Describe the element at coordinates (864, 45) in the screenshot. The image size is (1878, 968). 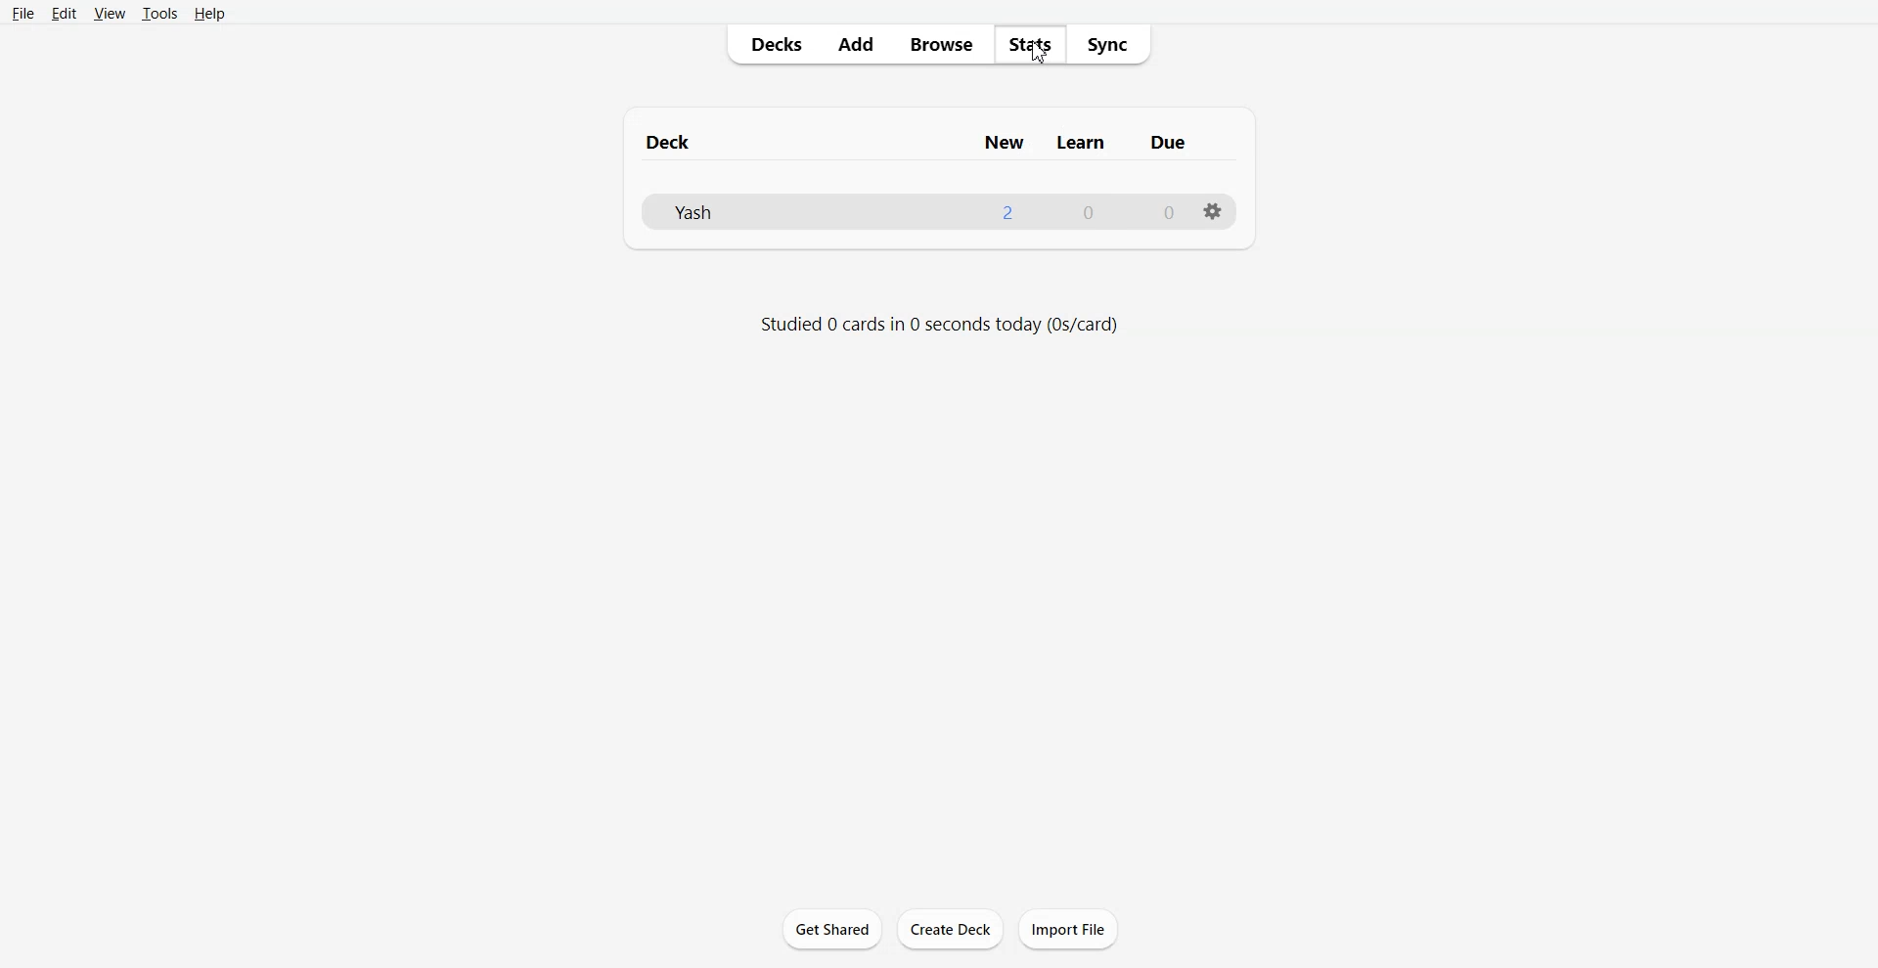
I see `Add` at that location.